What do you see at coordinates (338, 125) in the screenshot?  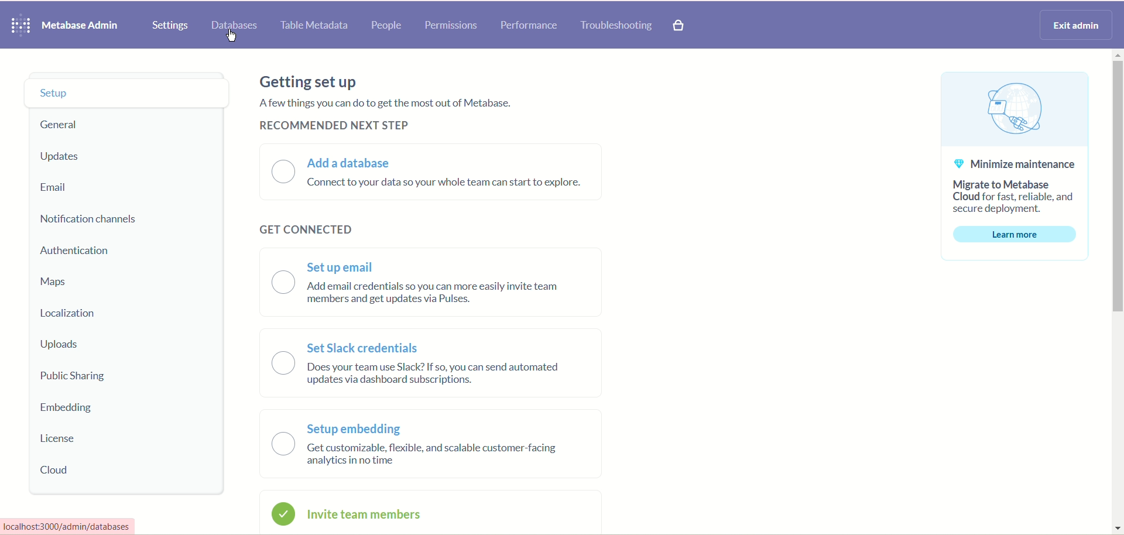 I see `recommended next step` at bounding box center [338, 125].